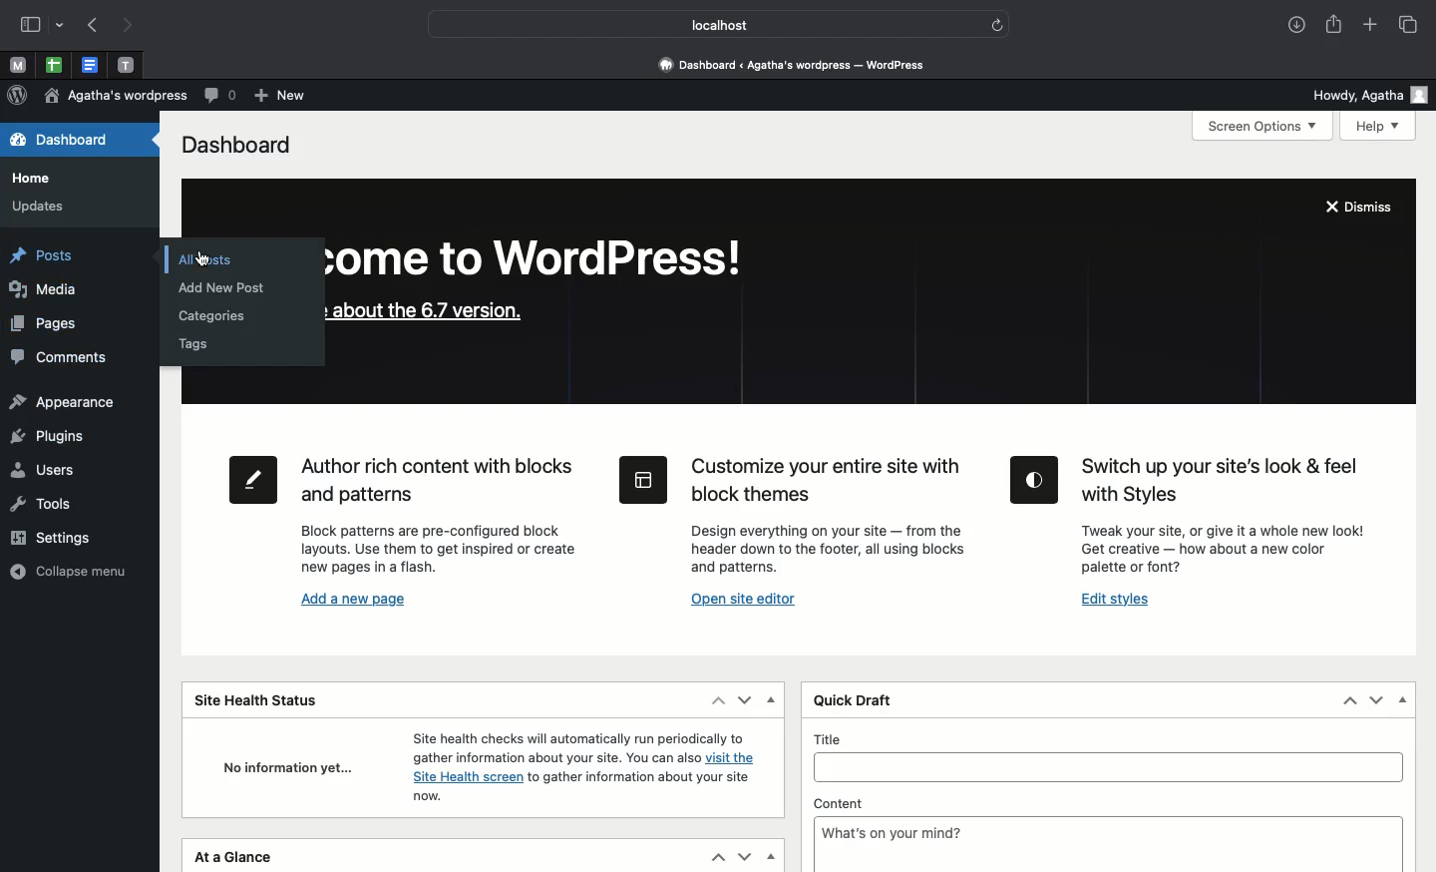 The image size is (1436, 872). What do you see at coordinates (715, 700) in the screenshot?
I see `Up` at bounding box center [715, 700].